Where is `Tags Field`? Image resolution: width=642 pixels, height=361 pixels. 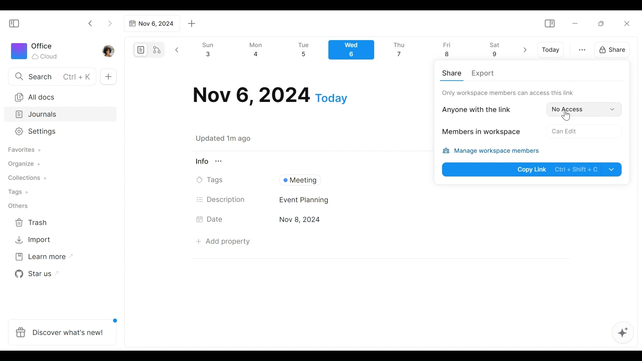
Tags Field is located at coordinates (351, 178).